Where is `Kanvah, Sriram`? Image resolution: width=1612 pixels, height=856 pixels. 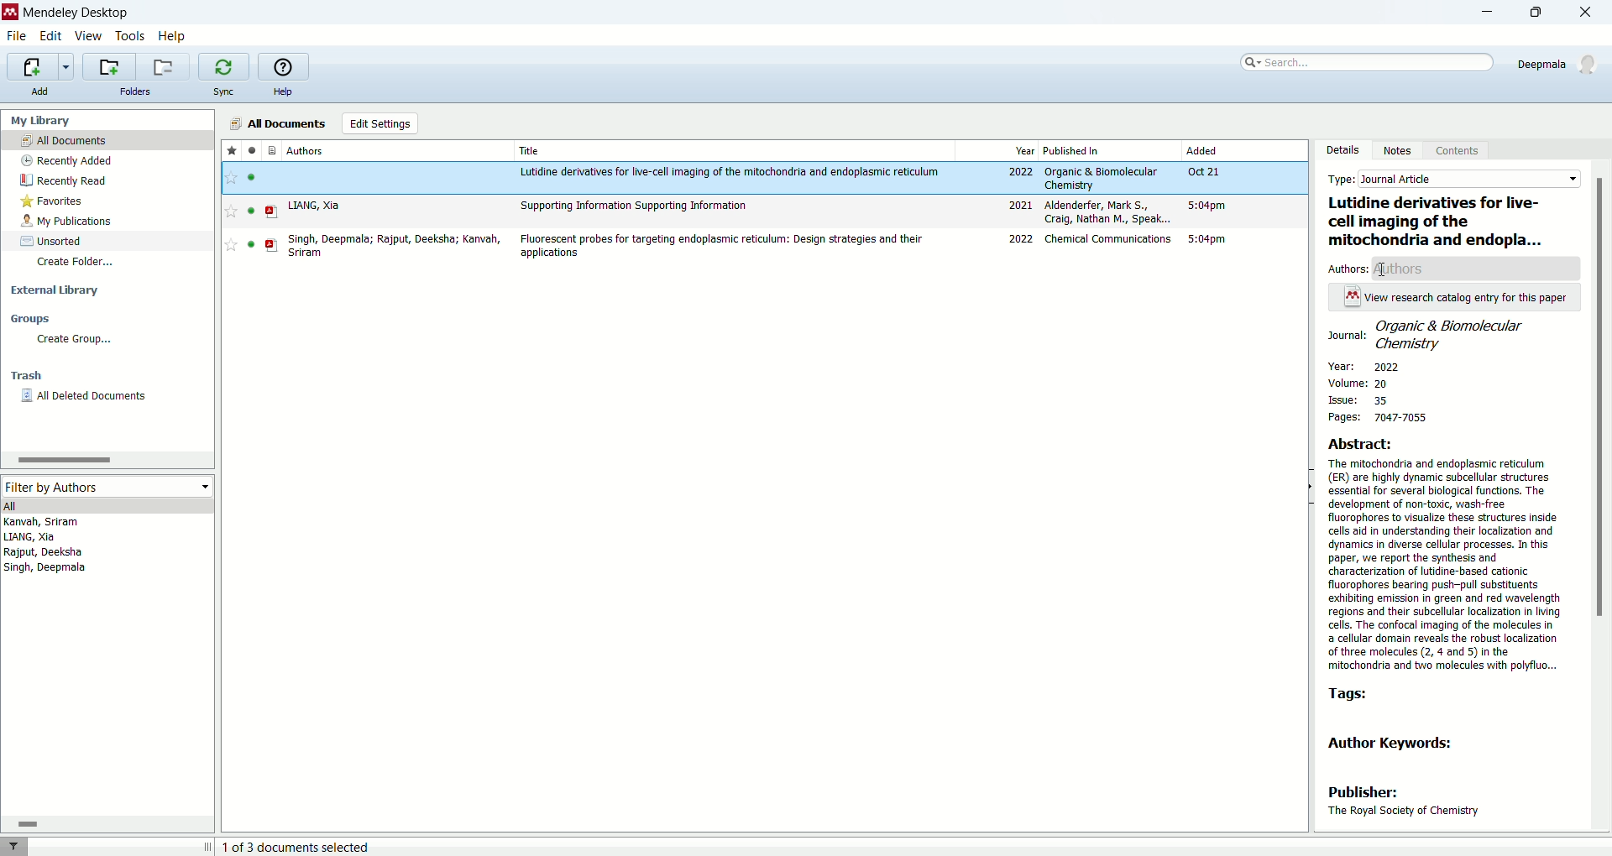 Kanvah, Sriram is located at coordinates (64, 523).